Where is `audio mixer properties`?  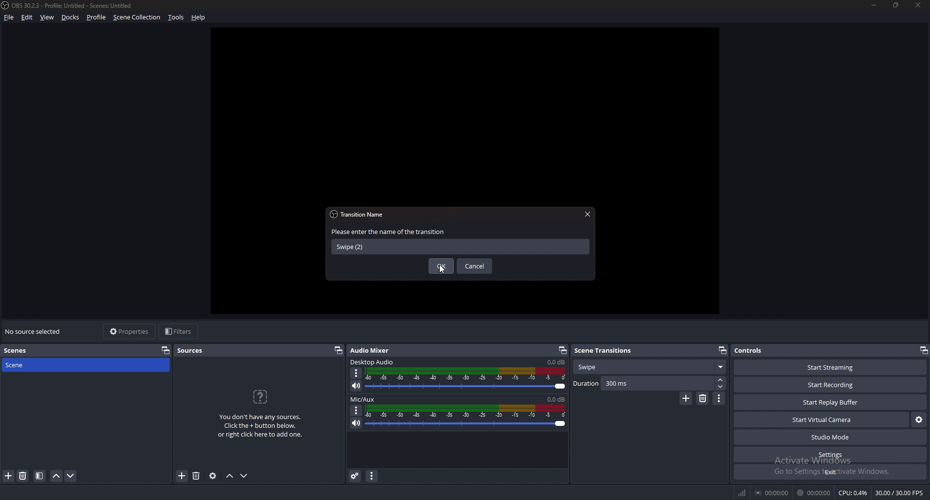
audio mixer properties is located at coordinates (372, 476).